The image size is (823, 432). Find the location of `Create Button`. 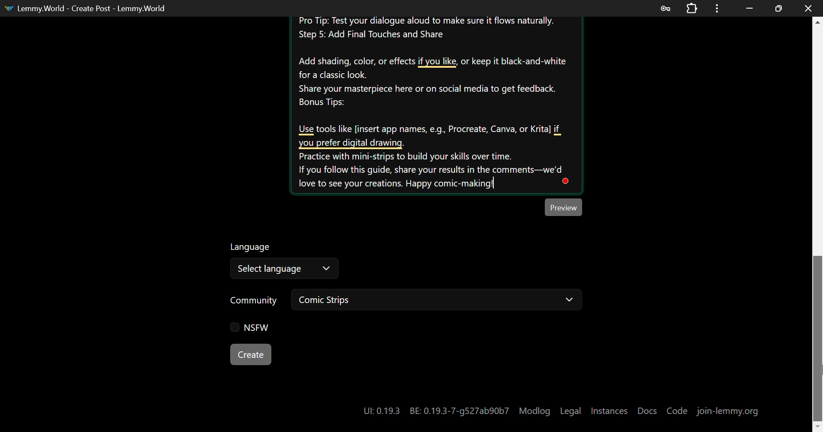

Create Button is located at coordinates (251, 354).